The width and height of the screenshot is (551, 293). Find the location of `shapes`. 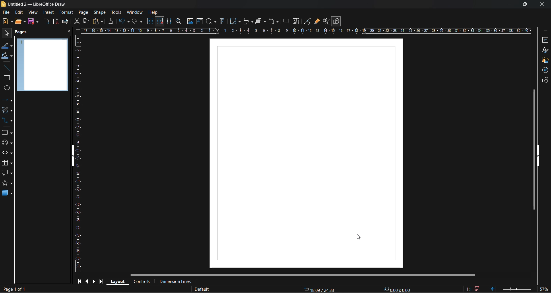

shapes is located at coordinates (544, 81).